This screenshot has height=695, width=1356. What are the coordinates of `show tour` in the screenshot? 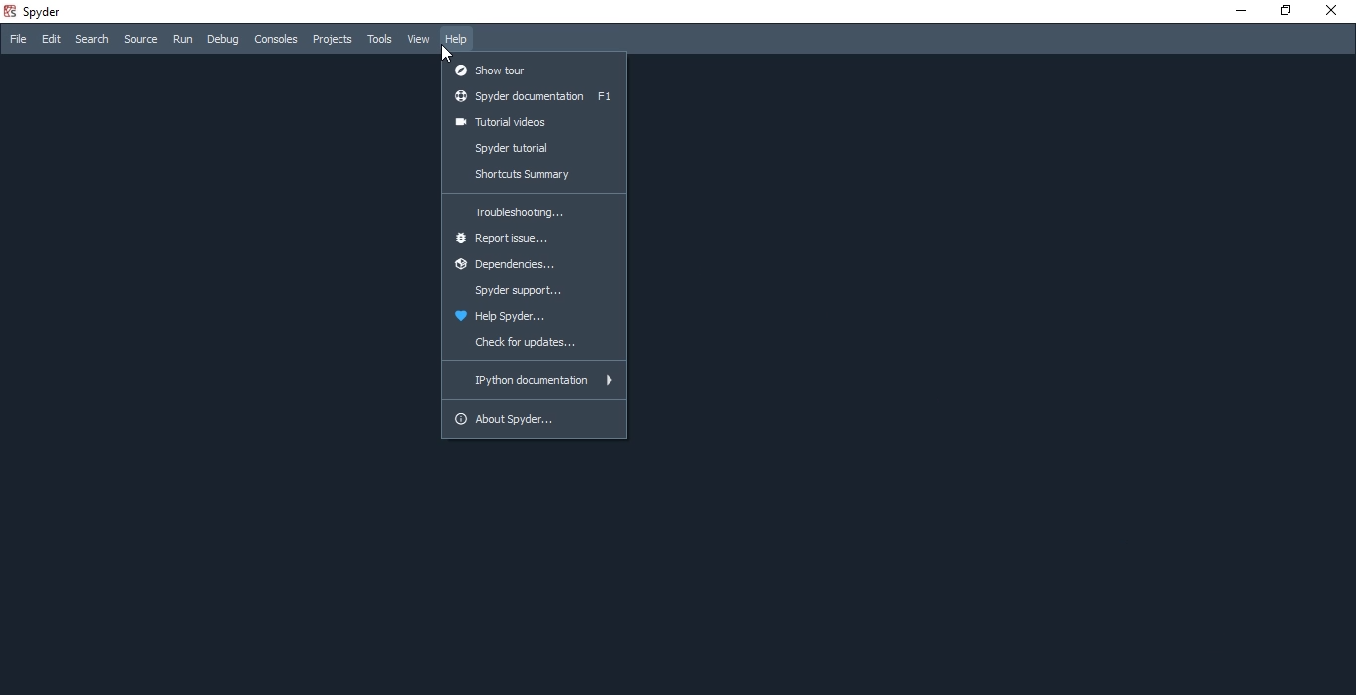 It's located at (534, 66).